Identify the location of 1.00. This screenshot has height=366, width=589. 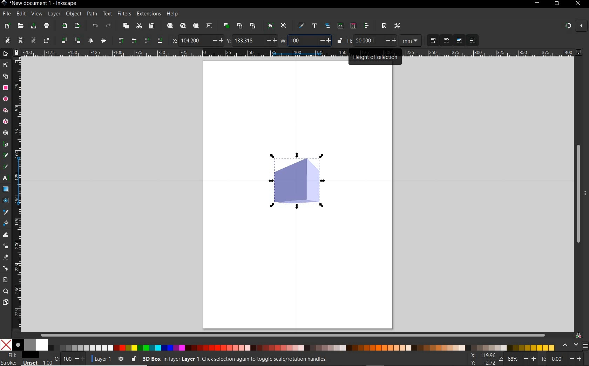
(47, 362).